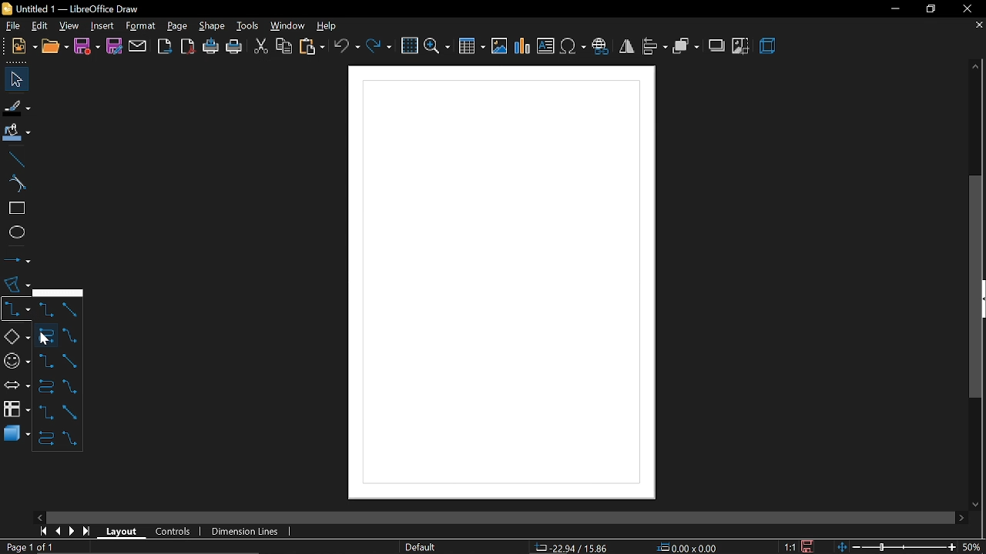  I want to click on straight connector with arrow, so click(45, 411).